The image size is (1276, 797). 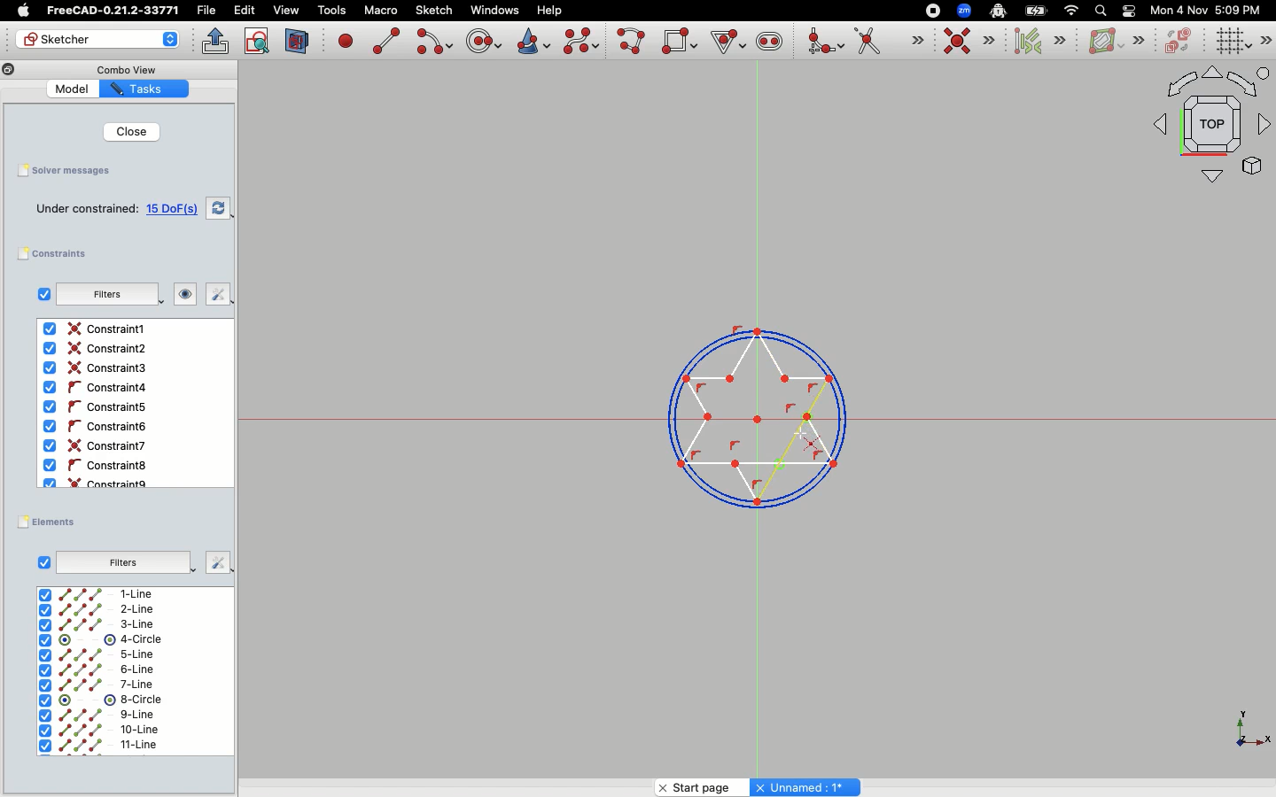 I want to click on Tasks, so click(x=144, y=89).